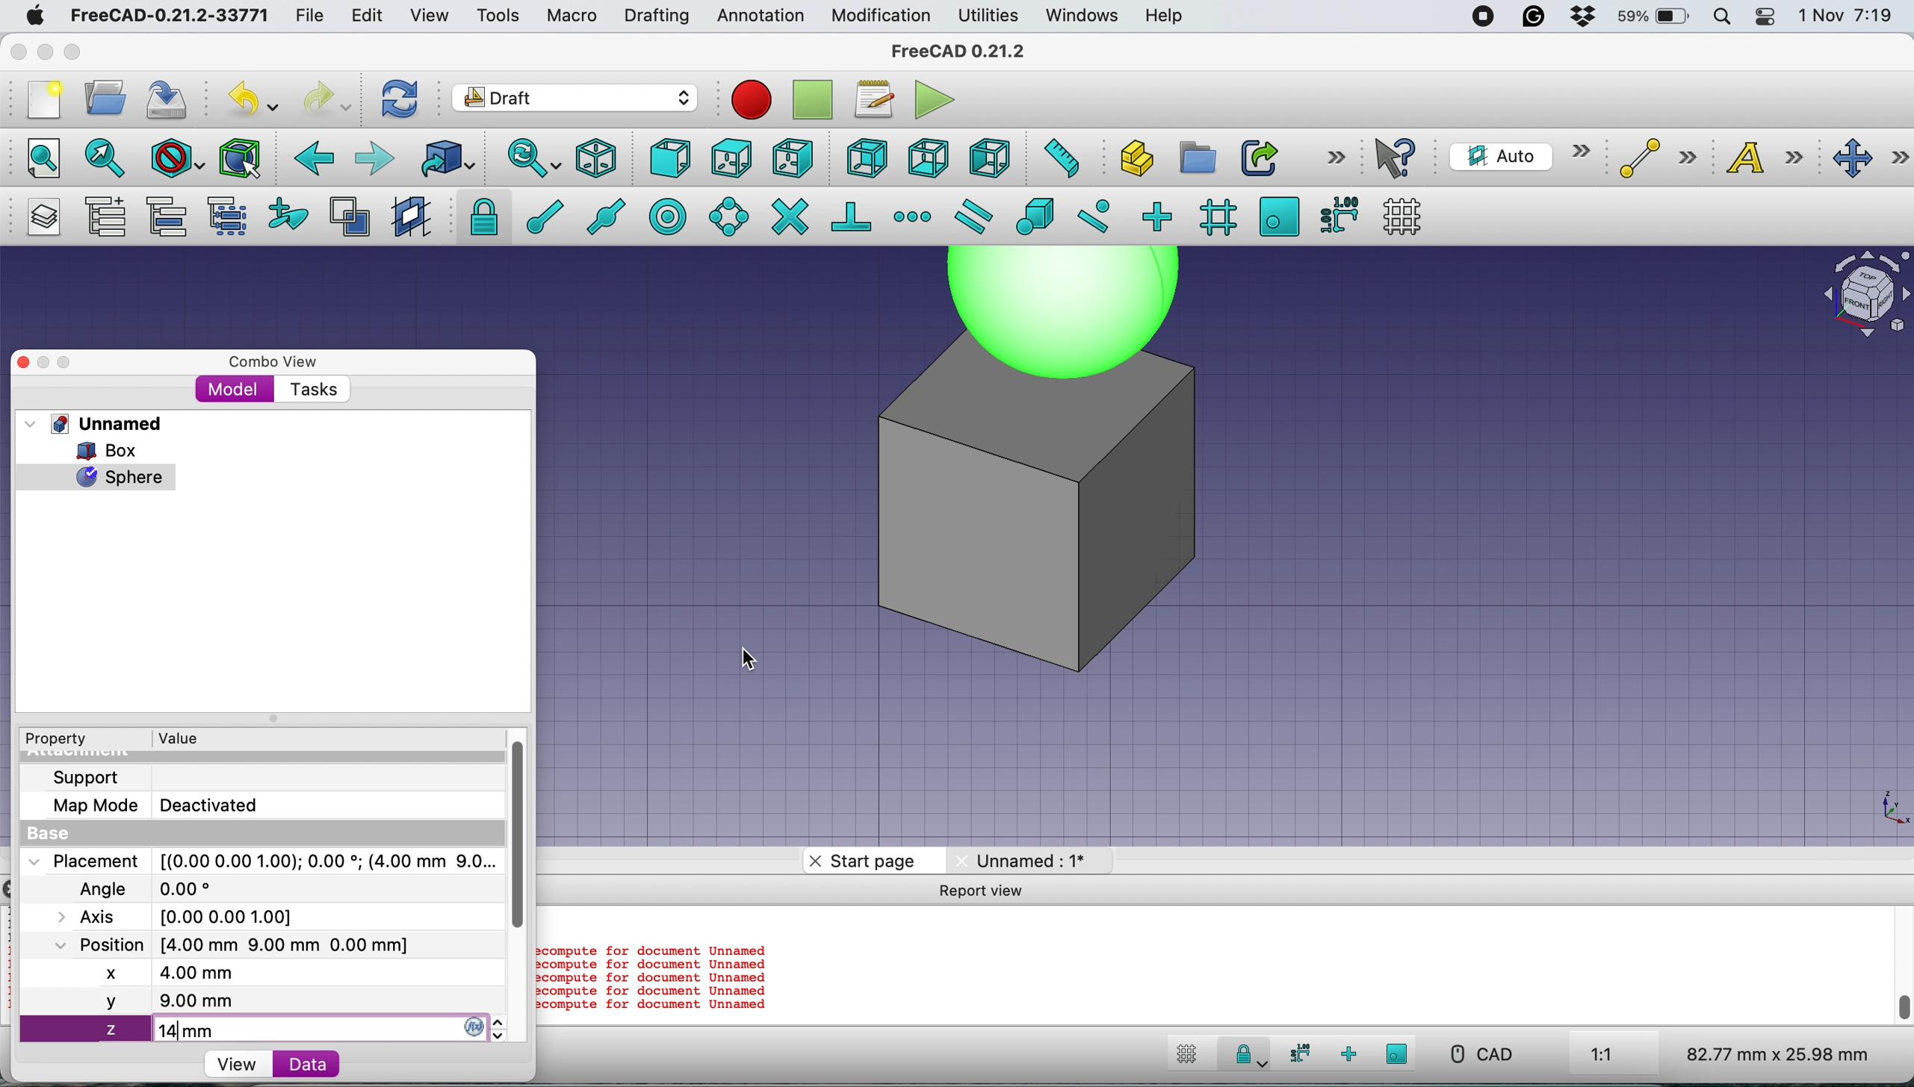 This screenshot has height=1087, width=1914. I want to click on spotlight search, so click(1720, 19).